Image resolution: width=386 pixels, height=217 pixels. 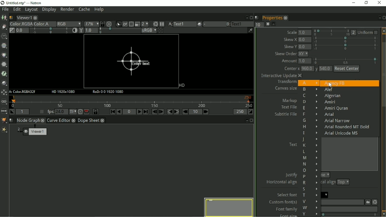 What do you see at coordinates (347, 69) in the screenshot?
I see `Reset Center` at bounding box center [347, 69].